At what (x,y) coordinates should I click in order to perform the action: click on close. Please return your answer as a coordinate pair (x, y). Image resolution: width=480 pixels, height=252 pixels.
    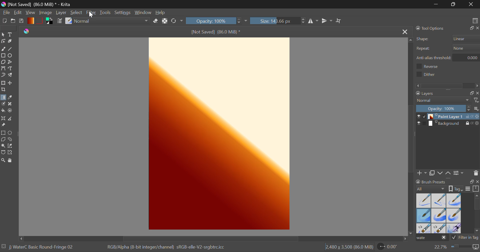
    Looking at the image, I should click on (477, 93).